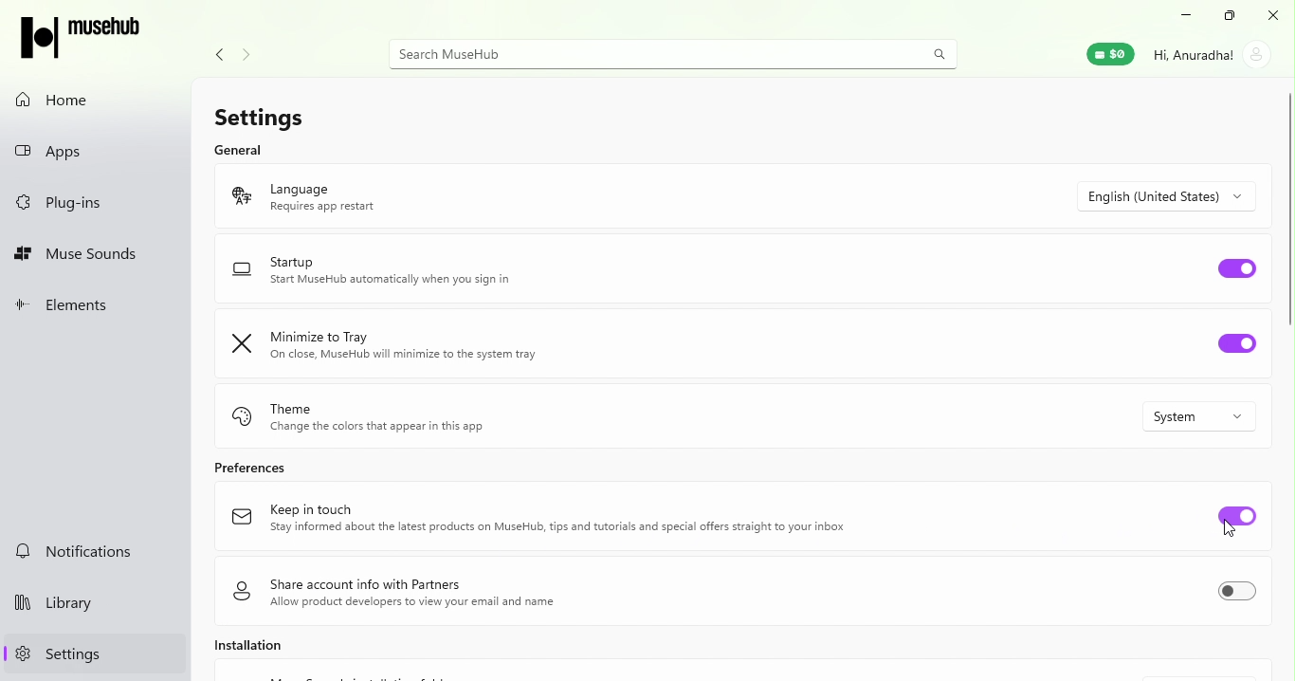 Image resolution: width=1295 pixels, height=681 pixels. Describe the element at coordinates (487, 593) in the screenshot. I see `Share account info with partners` at that location.